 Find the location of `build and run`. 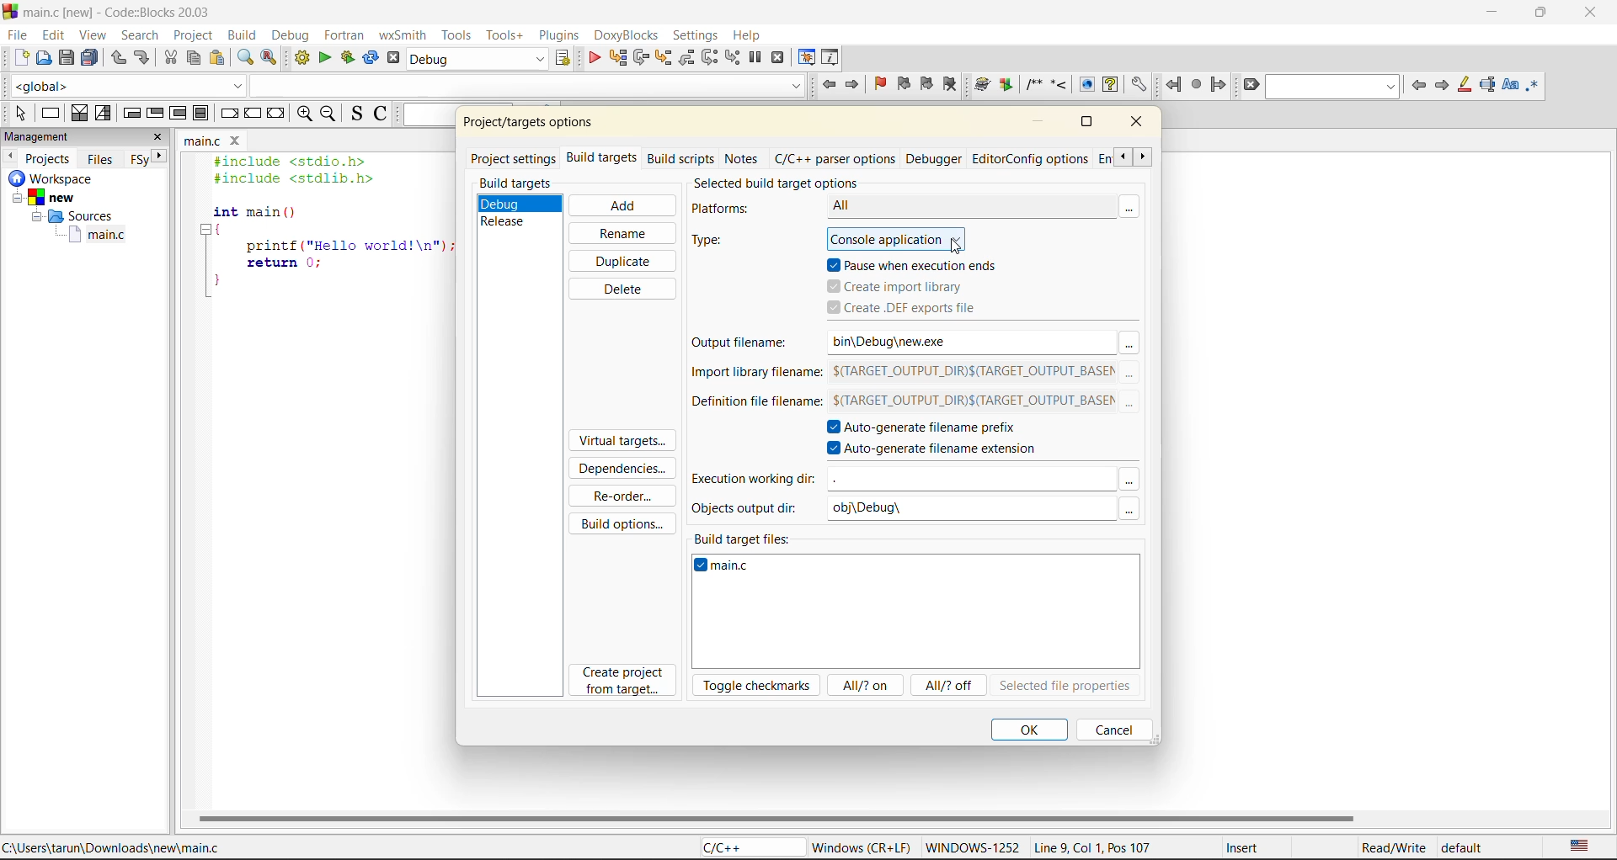

build and run is located at coordinates (349, 57).